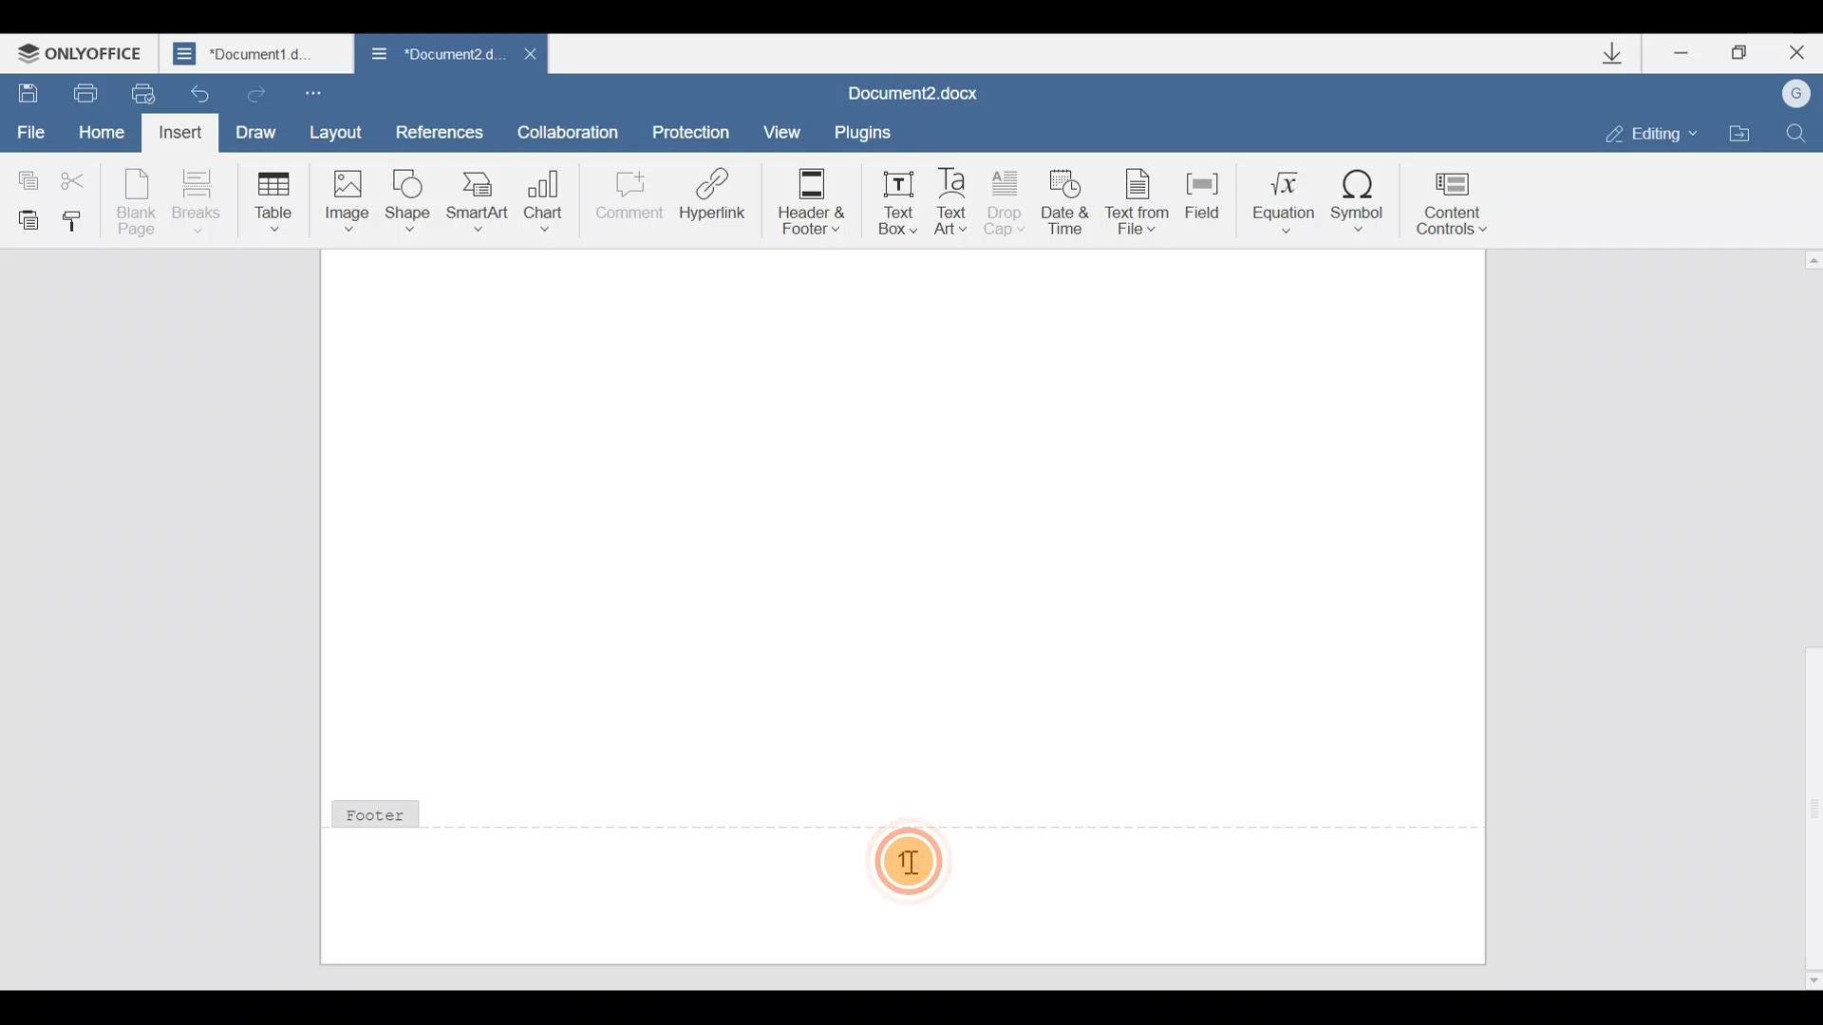 The width and height of the screenshot is (1823, 1025). What do you see at coordinates (1799, 94) in the screenshot?
I see `Account name` at bounding box center [1799, 94].